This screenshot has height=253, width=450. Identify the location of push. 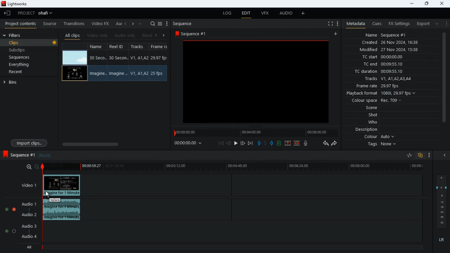
(272, 144).